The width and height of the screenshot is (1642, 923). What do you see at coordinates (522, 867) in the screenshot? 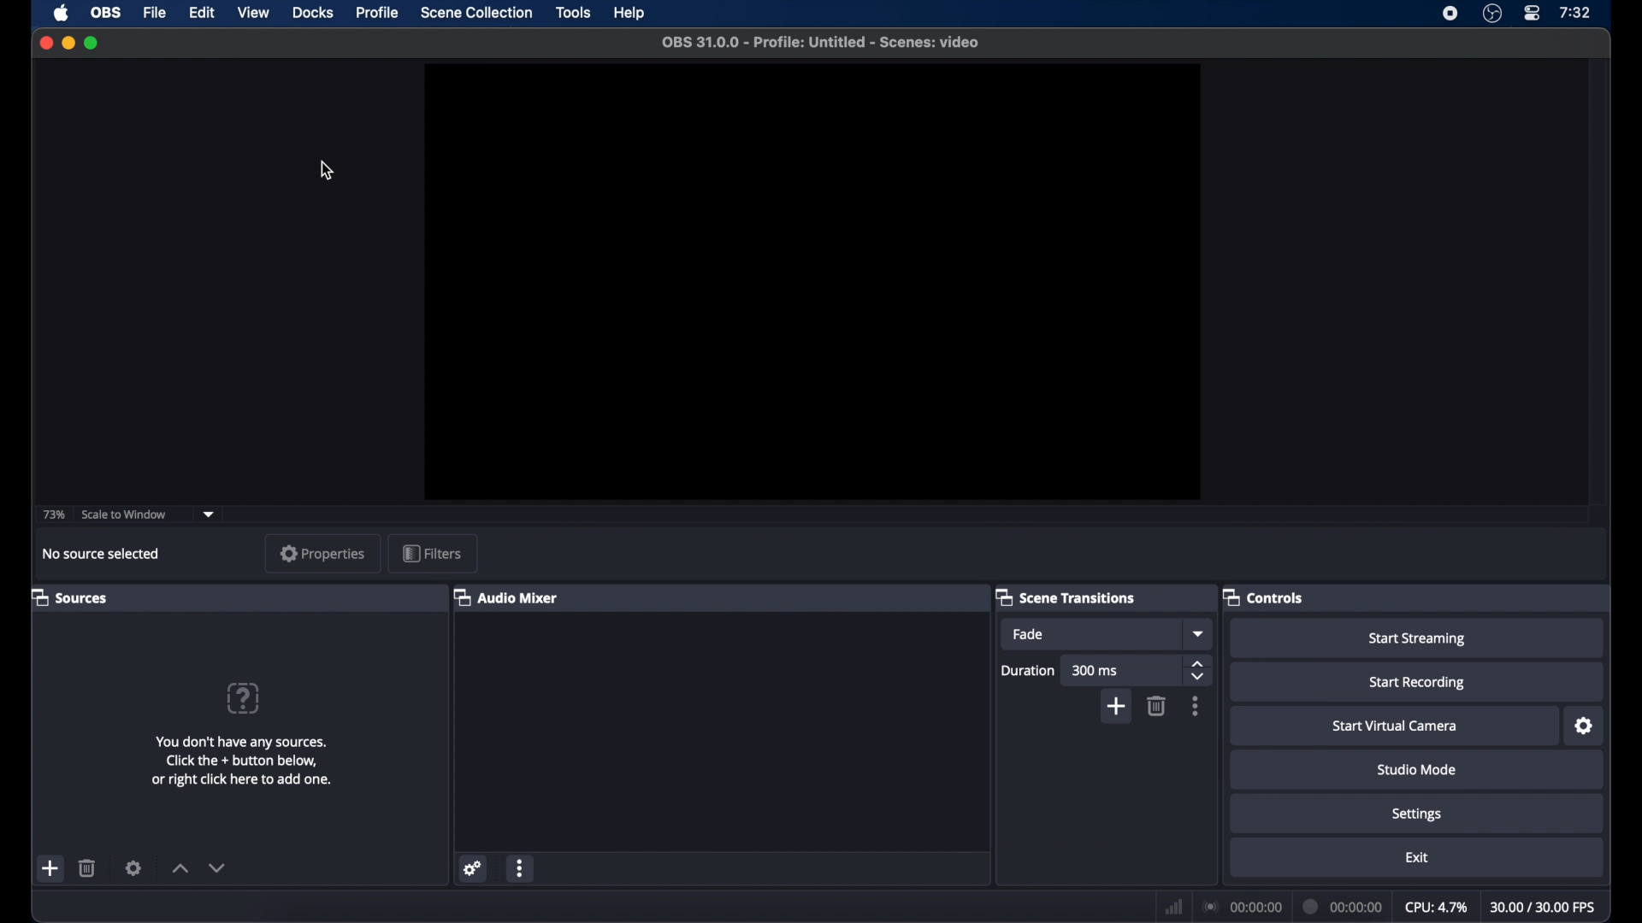
I see `more options` at bounding box center [522, 867].